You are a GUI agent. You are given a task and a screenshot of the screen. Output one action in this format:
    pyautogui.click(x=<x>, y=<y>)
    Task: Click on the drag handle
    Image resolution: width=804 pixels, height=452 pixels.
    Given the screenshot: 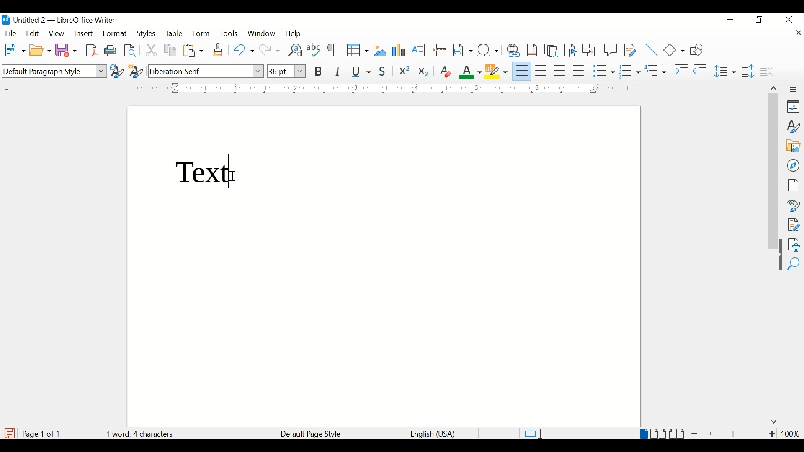 What is the action you would take?
    pyautogui.click(x=777, y=262)
    